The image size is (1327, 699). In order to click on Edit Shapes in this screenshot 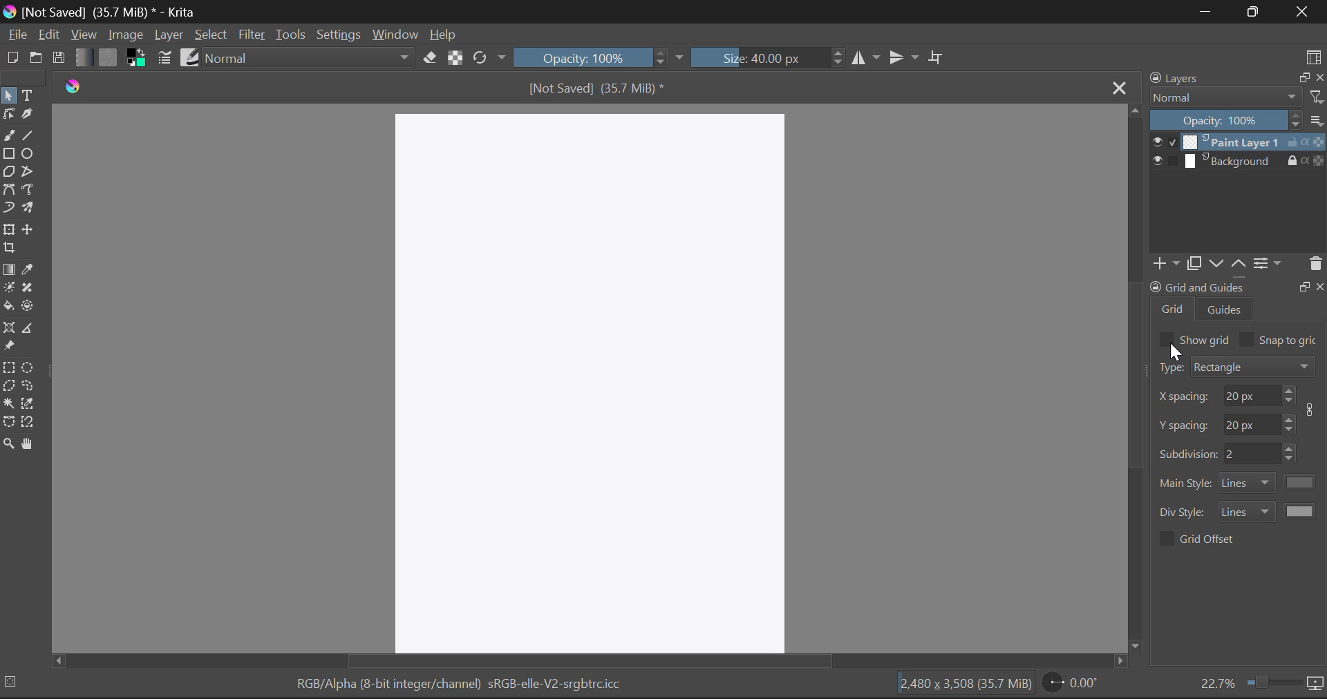, I will do `click(8, 115)`.